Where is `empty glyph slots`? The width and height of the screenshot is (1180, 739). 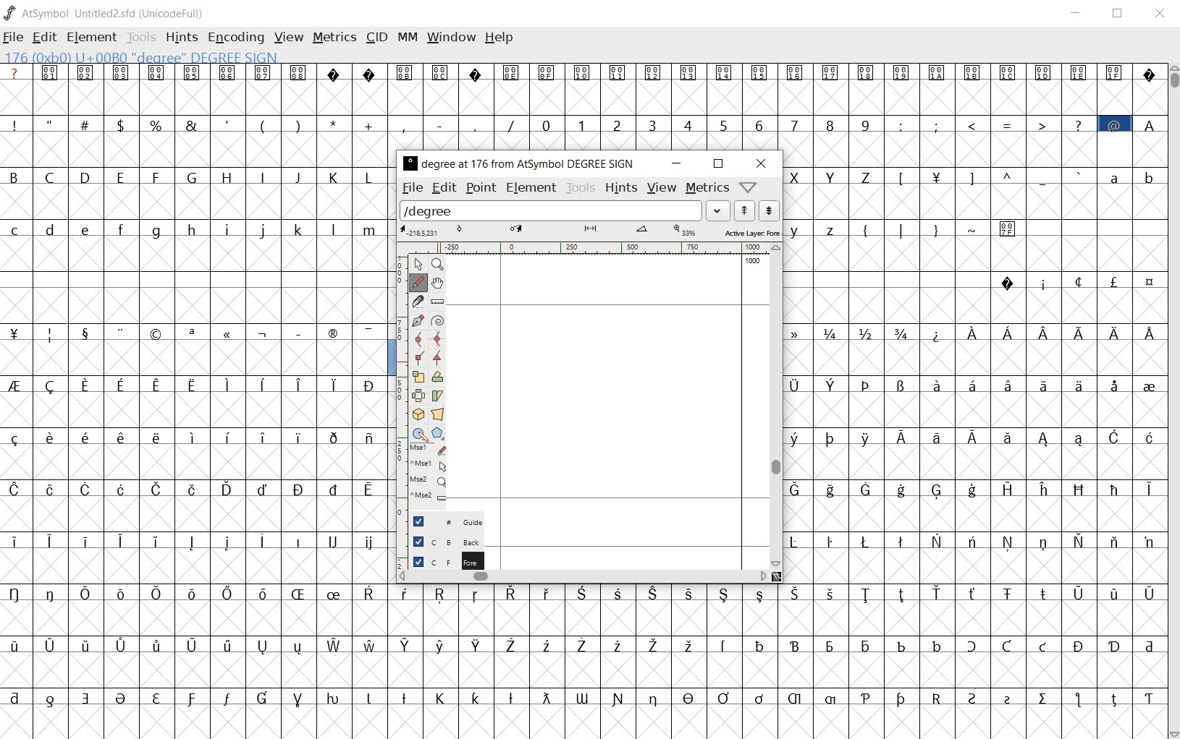 empty glyph slots is located at coordinates (974, 461).